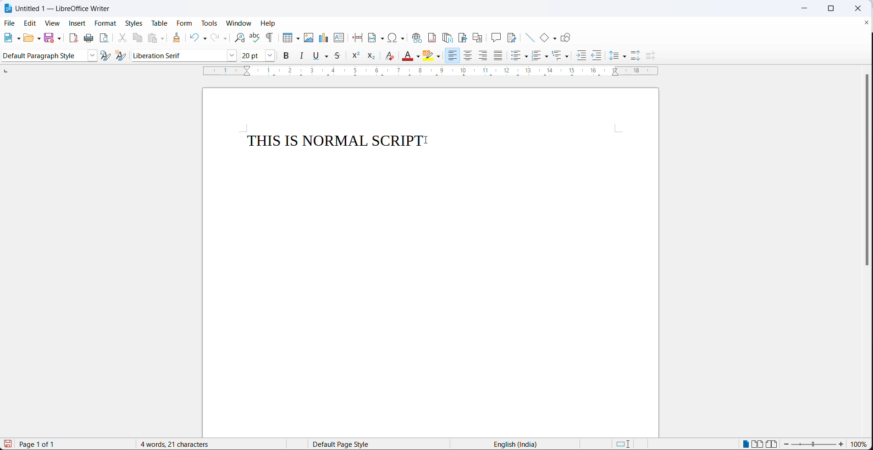 The height and width of the screenshot is (450, 873). What do you see at coordinates (449, 37) in the screenshot?
I see `inert endnote` at bounding box center [449, 37].